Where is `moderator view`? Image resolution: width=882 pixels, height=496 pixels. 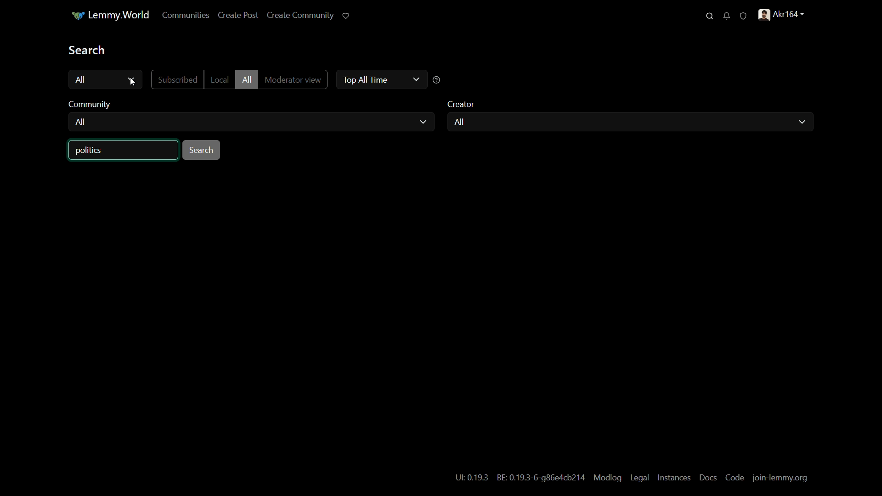 moderator view is located at coordinates (292, 80).